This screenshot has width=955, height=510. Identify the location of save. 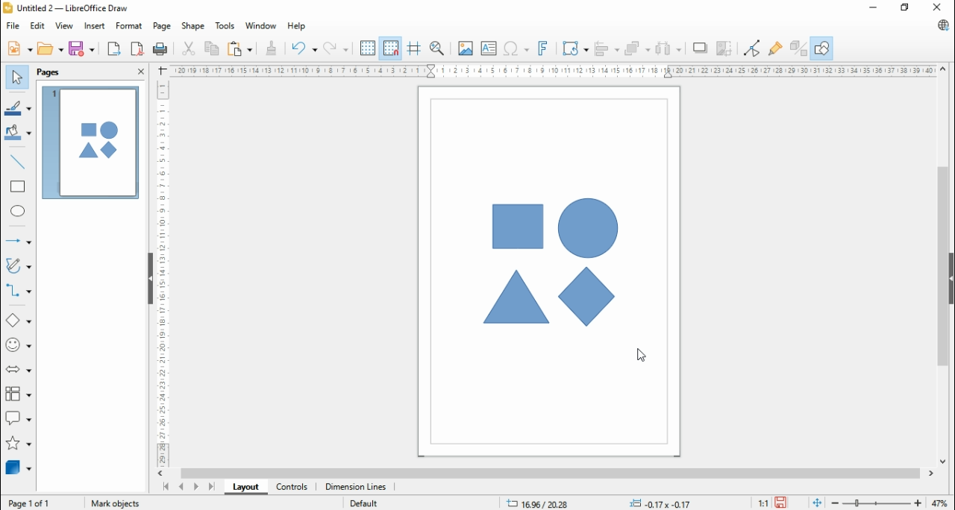
(782, 503).